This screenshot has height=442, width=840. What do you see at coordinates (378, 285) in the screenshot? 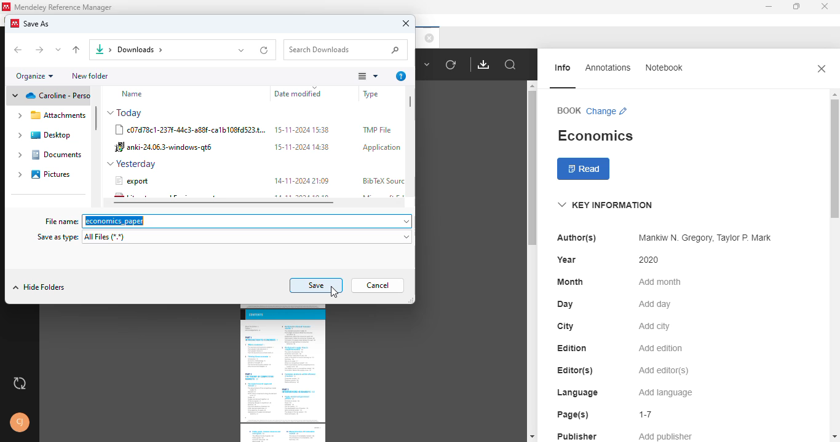
I see `cancel` at bounding box center [378, 285].